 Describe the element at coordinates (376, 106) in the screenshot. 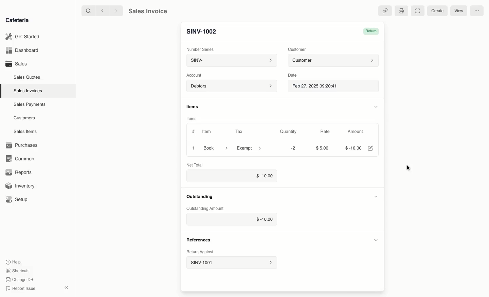

I see `Hide` at that location.